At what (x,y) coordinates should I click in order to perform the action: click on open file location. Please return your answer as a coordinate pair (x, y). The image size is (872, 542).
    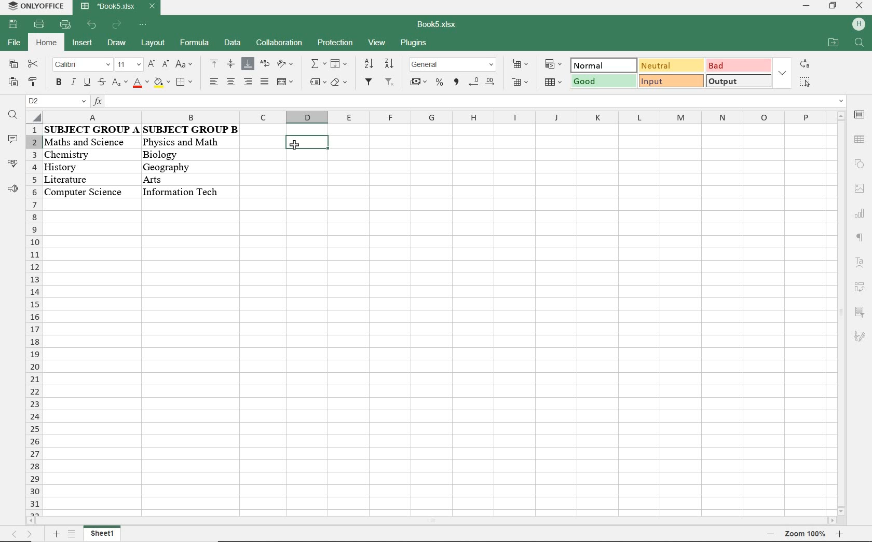
    Looking at the image, I should click on (833, 42).